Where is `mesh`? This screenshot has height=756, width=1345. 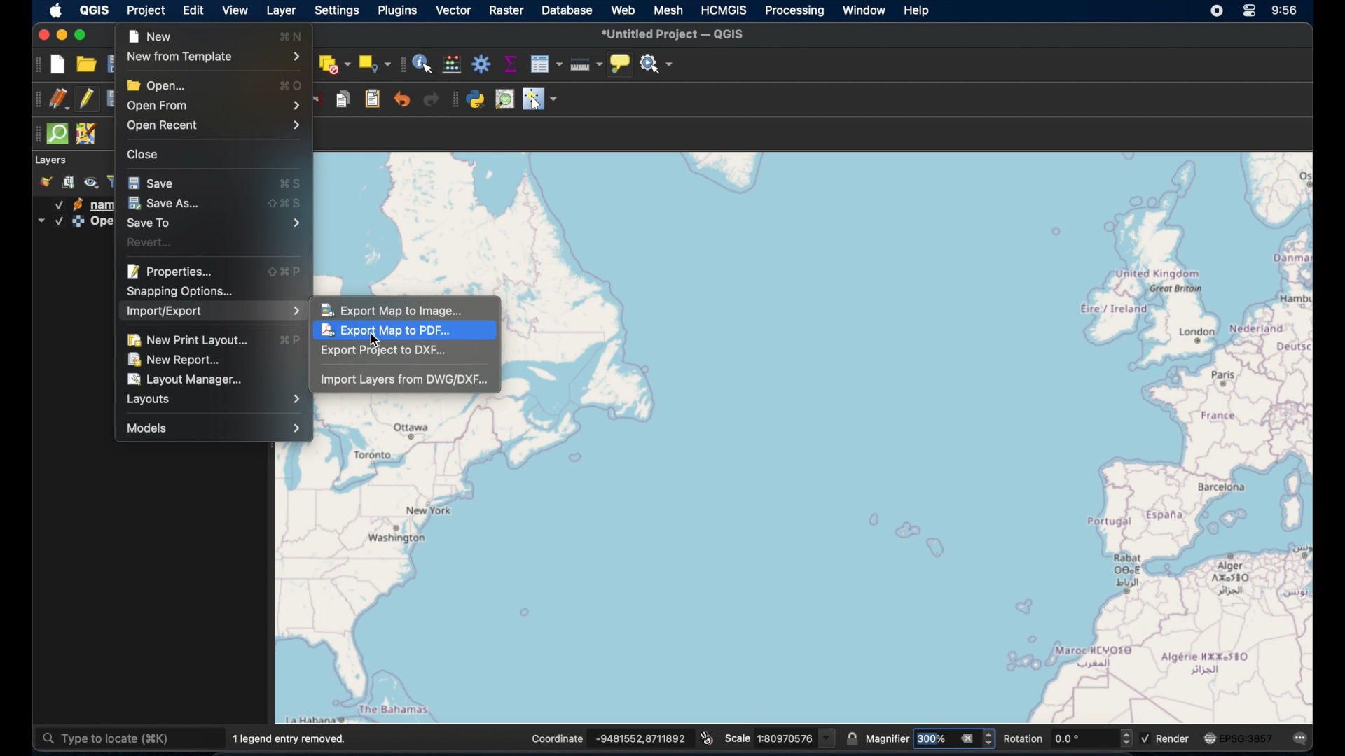
mesh is located at coordinates (668, 10).